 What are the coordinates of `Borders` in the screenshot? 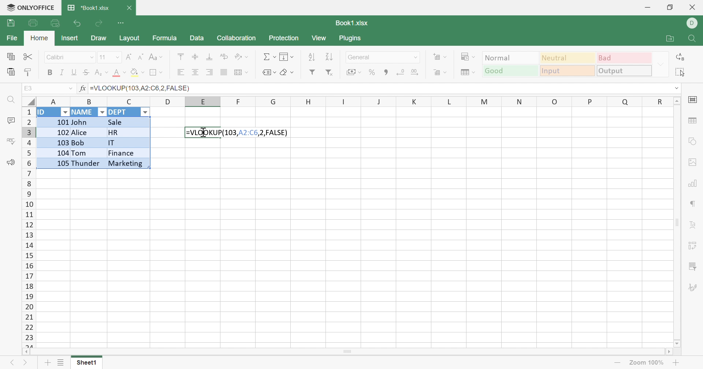 It's located at (155, 72).